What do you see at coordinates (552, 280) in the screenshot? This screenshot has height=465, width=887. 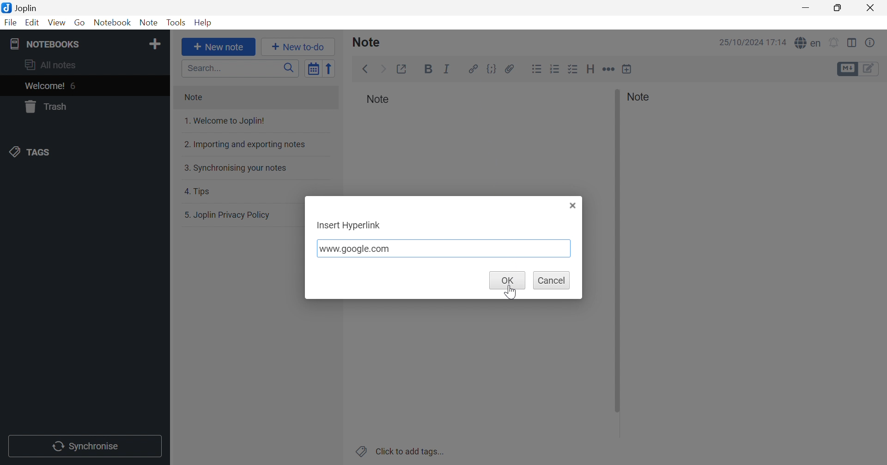 I see `cancel` at bounding box center [552, 280].